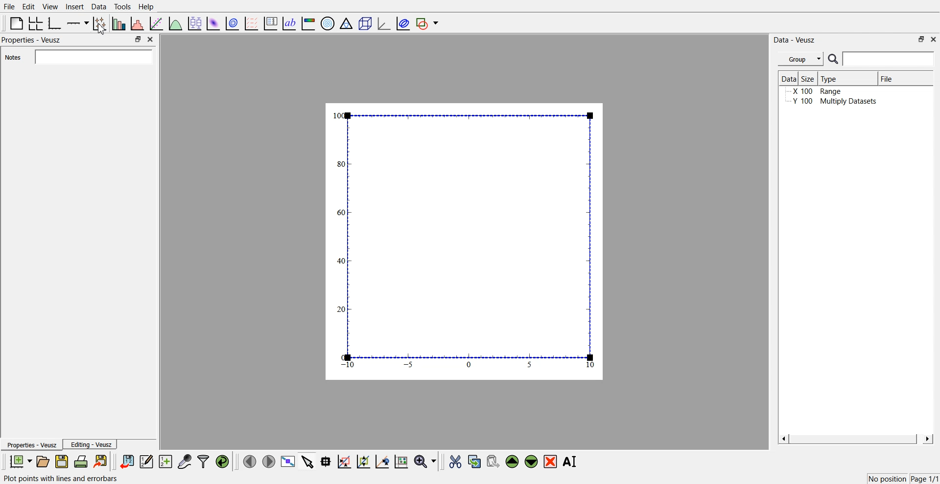 Image resolution: width=940 pixels, height=484 pixels. I want to click on plot key, so click(270, 23).